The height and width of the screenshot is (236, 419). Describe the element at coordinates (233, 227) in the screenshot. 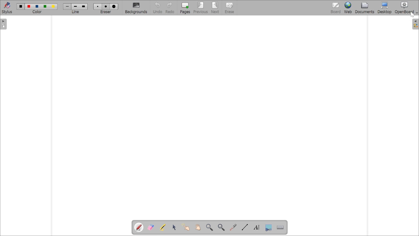

I see `Virtual laser pointer` at that location.